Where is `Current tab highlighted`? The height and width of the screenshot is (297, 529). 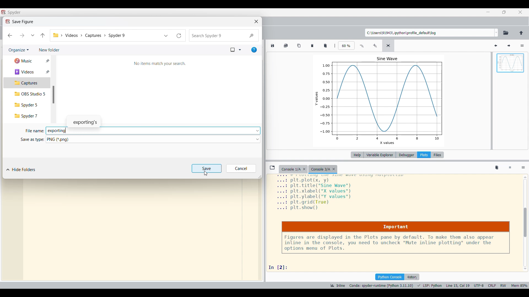 Current tab highlighted is located at coordinates (324, 169).